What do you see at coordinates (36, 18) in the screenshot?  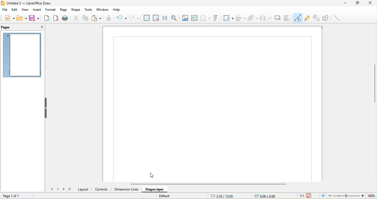 I see `save` at bounding box center [36, 18].